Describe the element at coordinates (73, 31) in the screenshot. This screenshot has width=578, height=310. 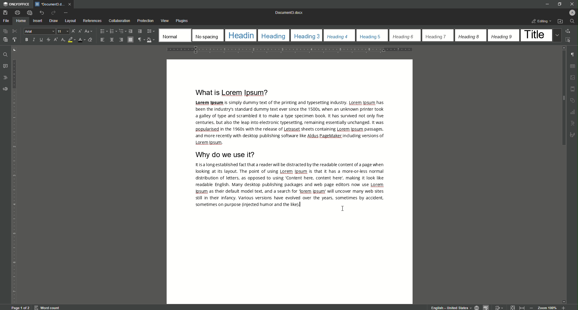
I see `Increment Font Size` at that location.